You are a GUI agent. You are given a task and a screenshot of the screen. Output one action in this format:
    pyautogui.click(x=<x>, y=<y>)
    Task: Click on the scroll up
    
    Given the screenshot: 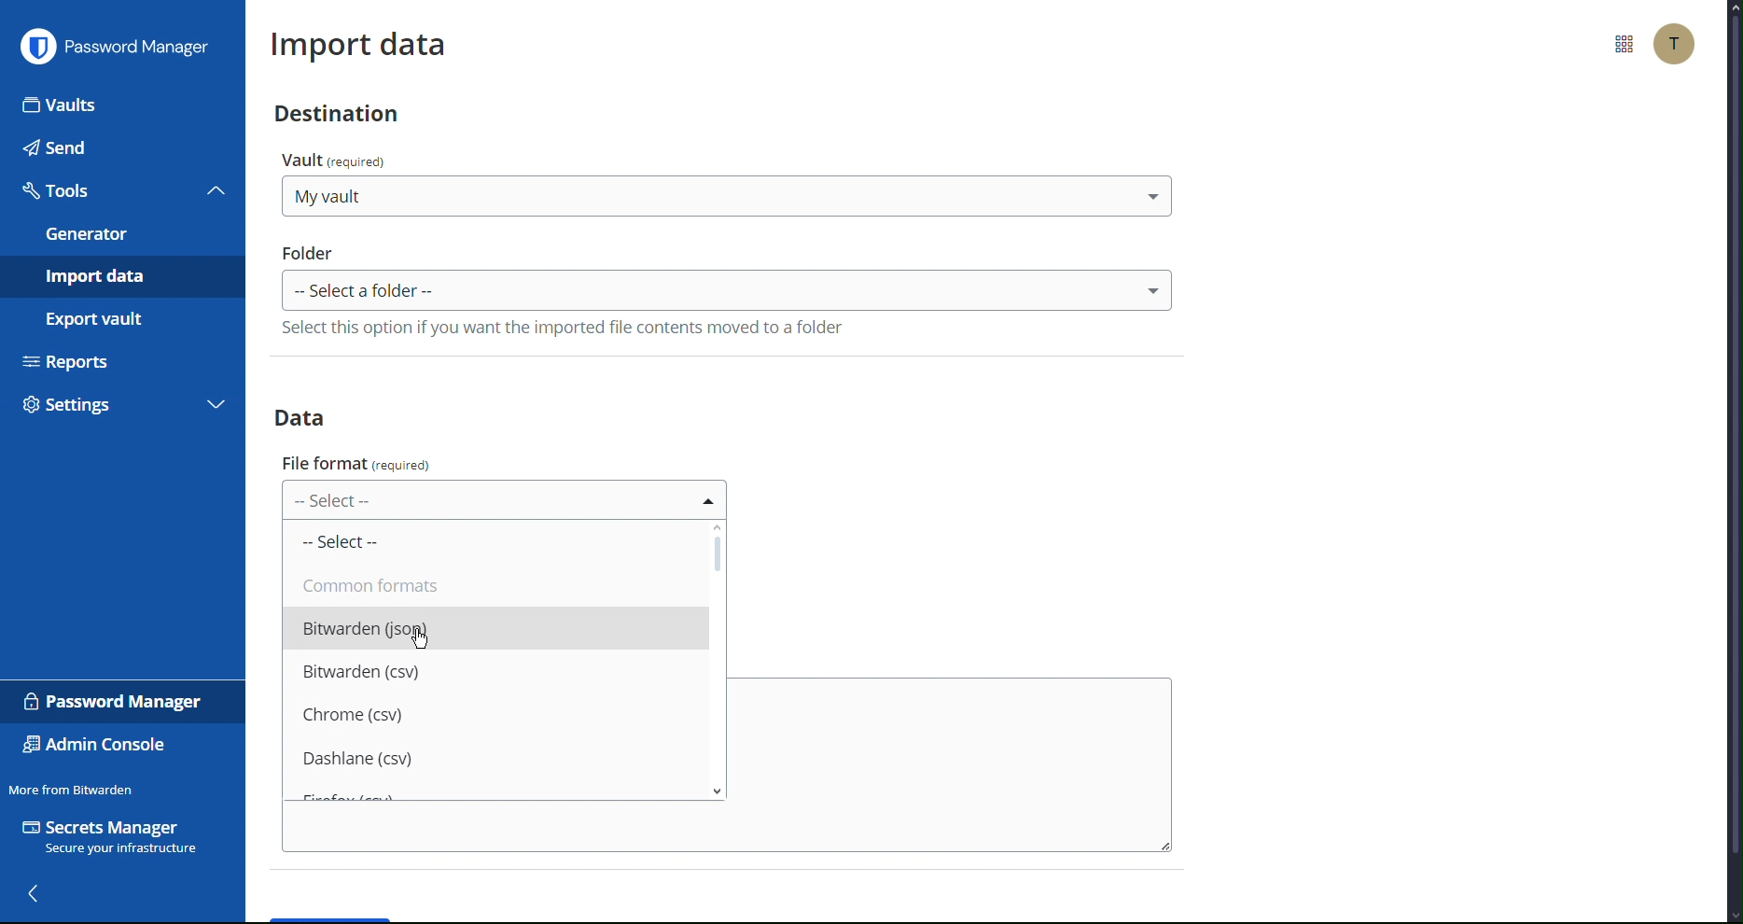 What is the action you would take?
    pyautogui.click(x=1732, y=7)
    